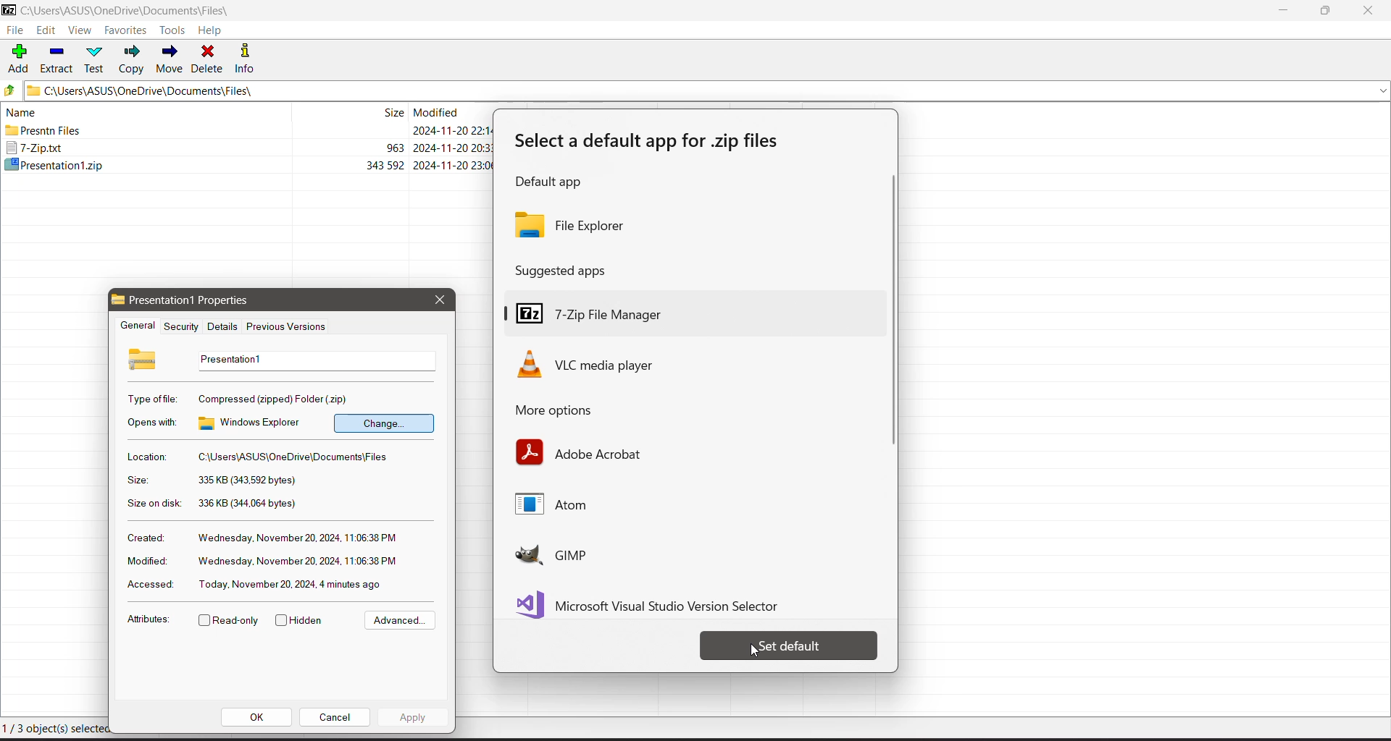 The height and width of the screenshot is (741, 1391). I want to click on Current Folder Path, so click(136, 11).